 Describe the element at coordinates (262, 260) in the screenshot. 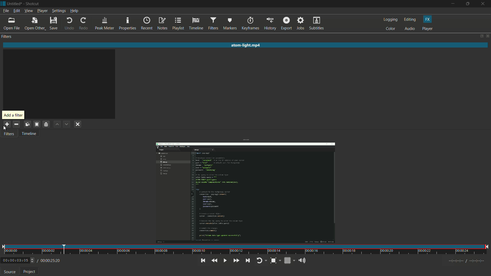

I see `toggle player looping` at that location.